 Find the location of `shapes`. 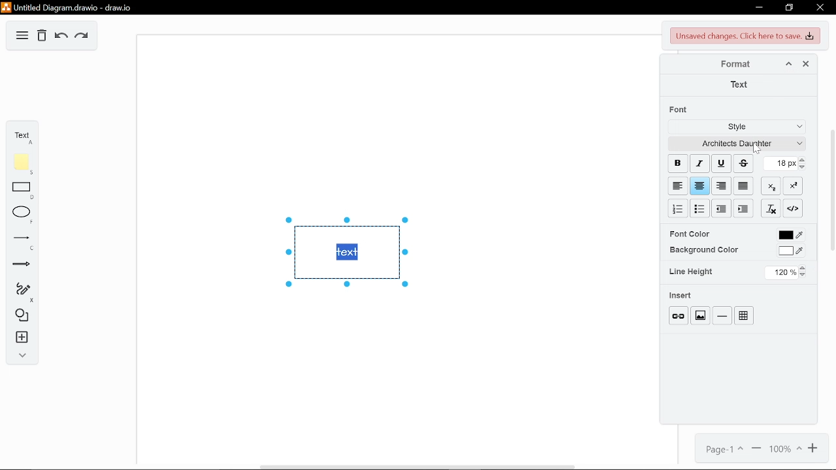

shapes is located at coordinates (19, 316).